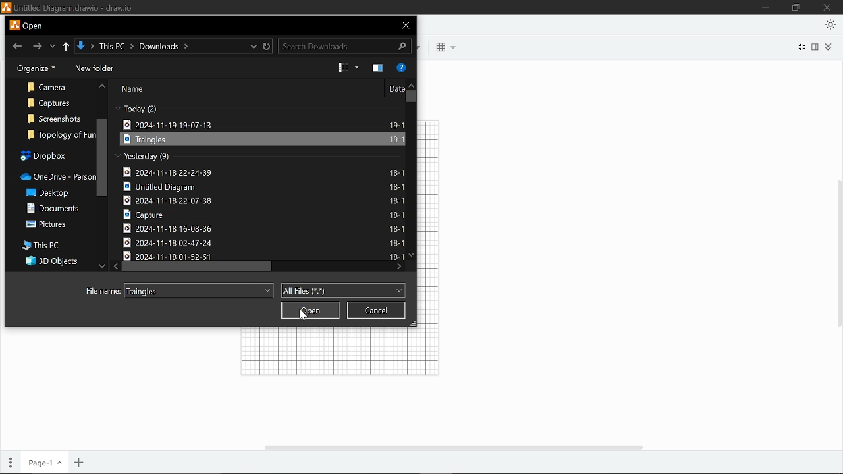  What do you see at coordinates (263, 242) in the screenshot?
I see `2024-11-18 02-47-24 18-` at bounding box center [263, 242].